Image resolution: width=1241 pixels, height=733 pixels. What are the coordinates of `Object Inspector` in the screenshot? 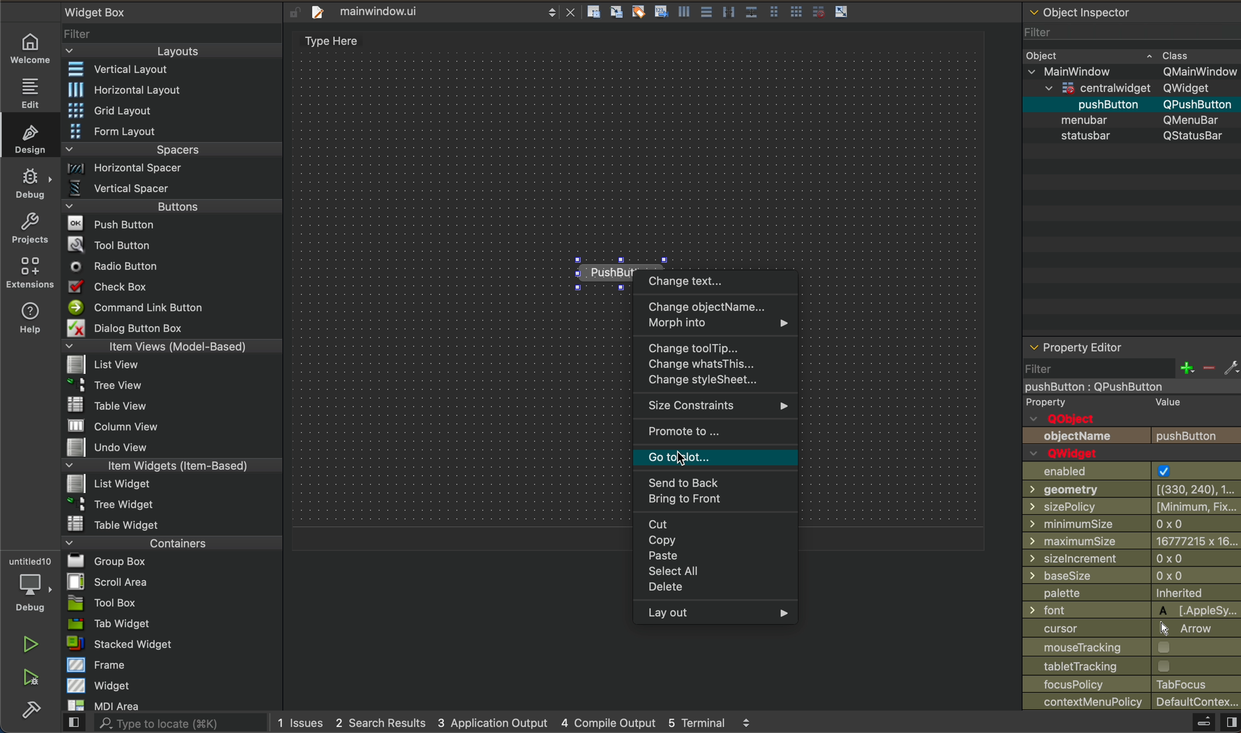 It's located at (1083, 10).